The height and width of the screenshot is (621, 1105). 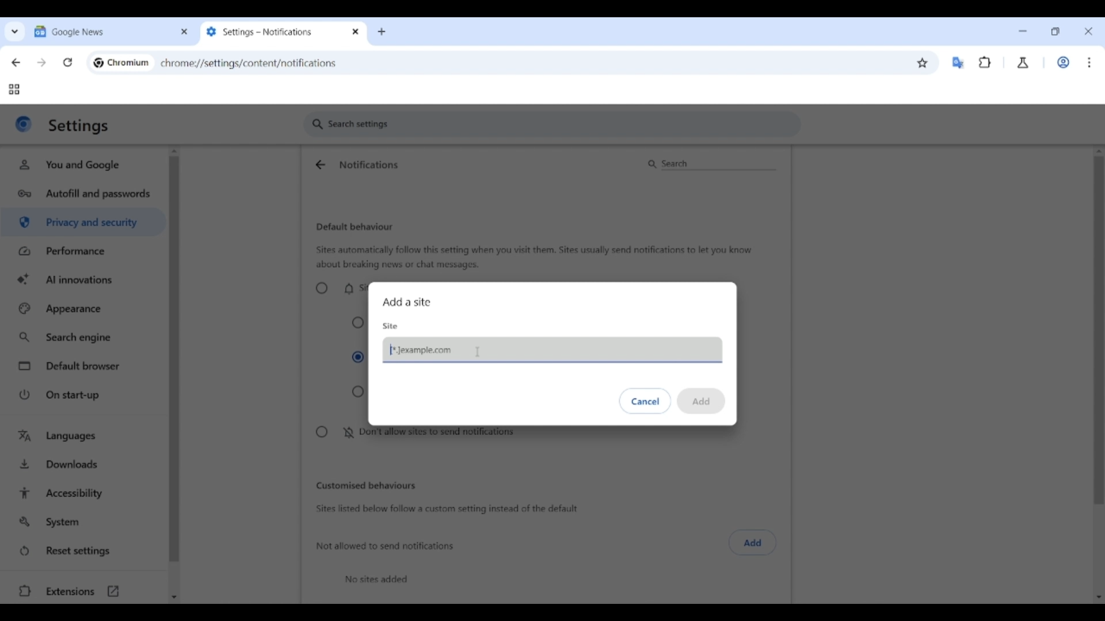 I want to click on Browser extensions, so click(x=985, y=62).